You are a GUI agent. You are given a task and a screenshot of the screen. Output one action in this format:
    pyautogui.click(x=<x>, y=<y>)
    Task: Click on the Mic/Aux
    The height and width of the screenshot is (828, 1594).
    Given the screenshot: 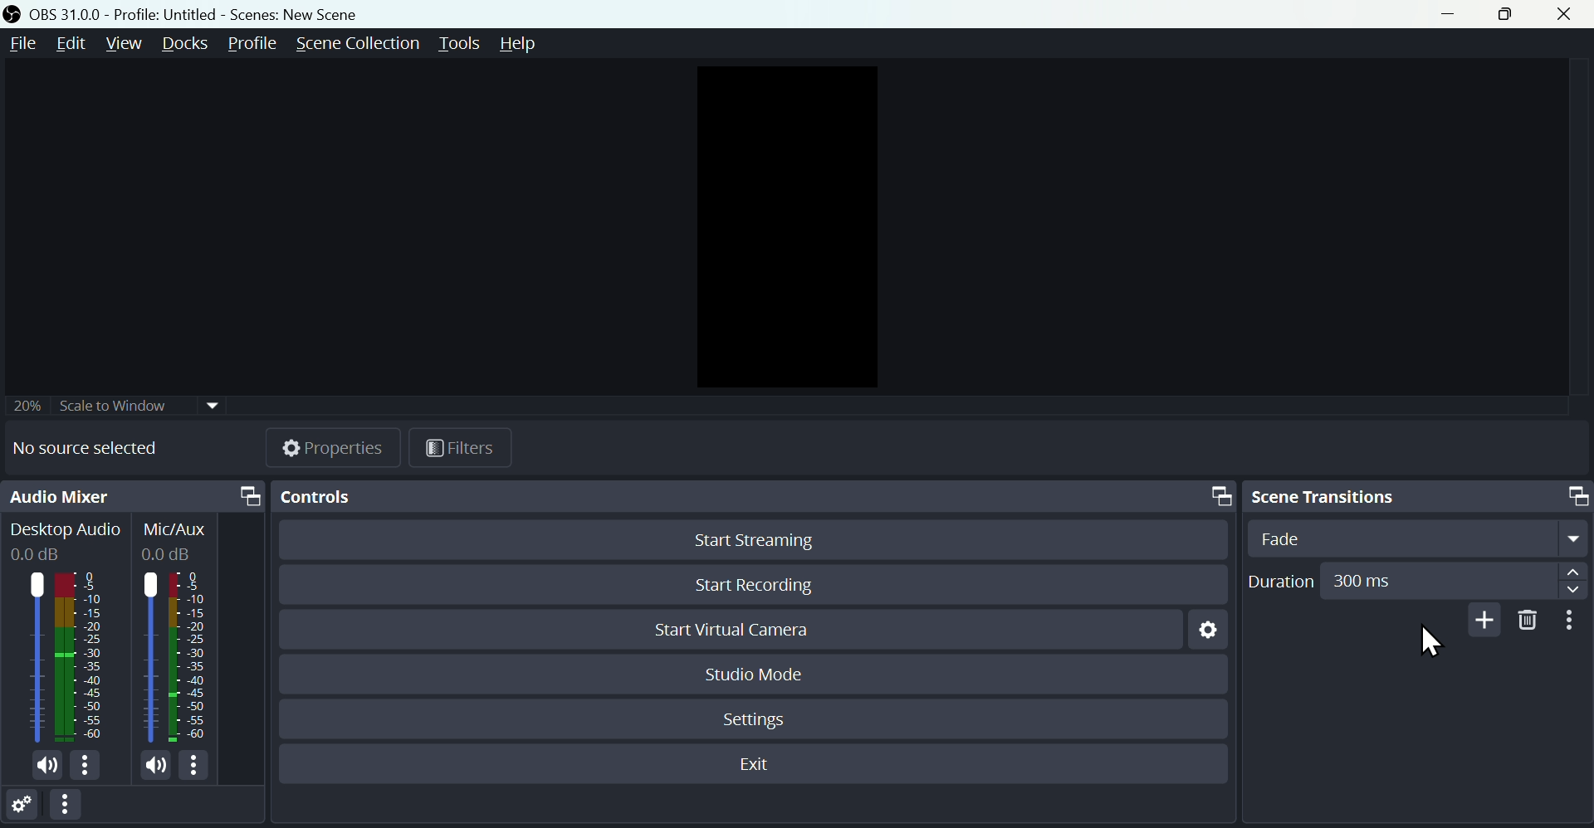 What is the action you would take?
    pyautogui.click(x=178, y=530)
    